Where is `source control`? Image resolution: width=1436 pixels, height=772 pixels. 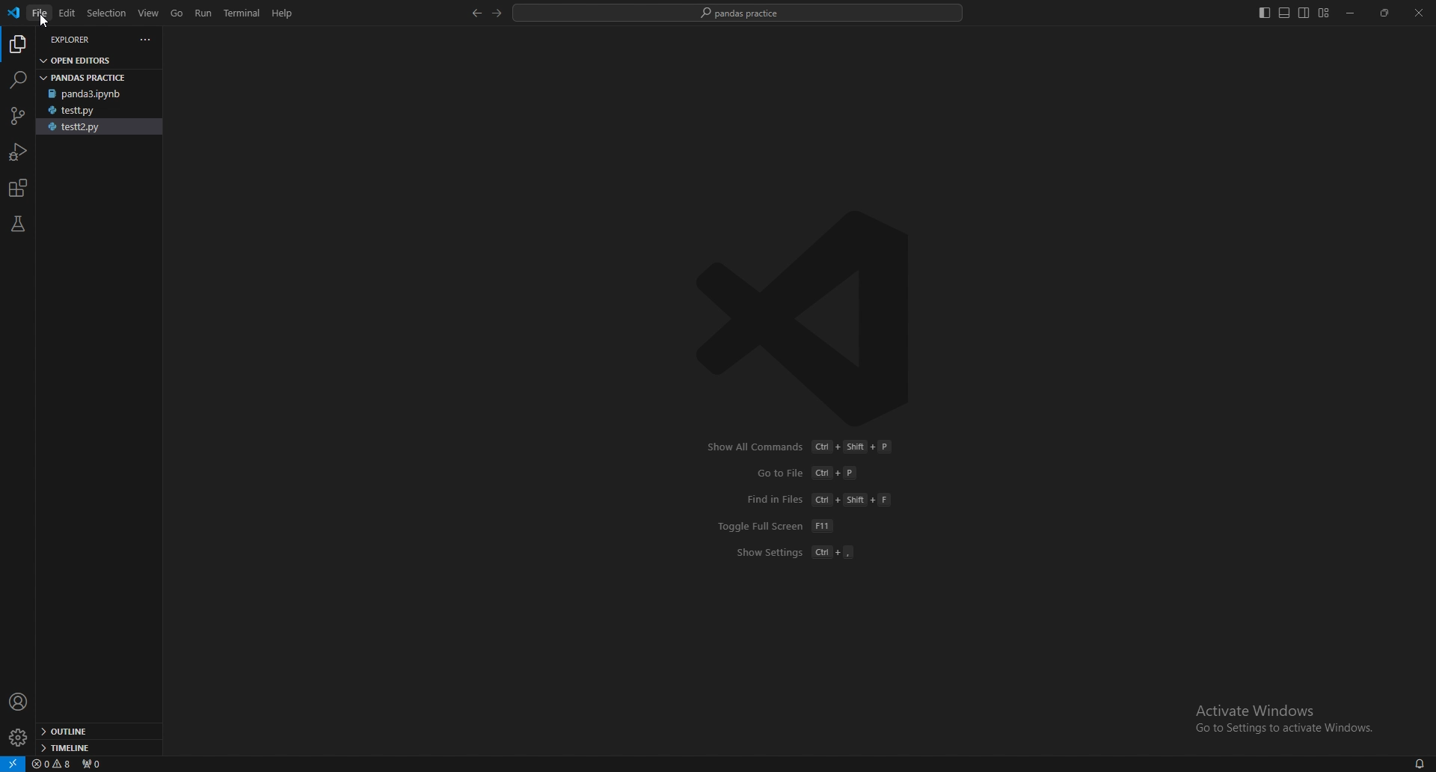 source control is located at coordinates (16, 116).